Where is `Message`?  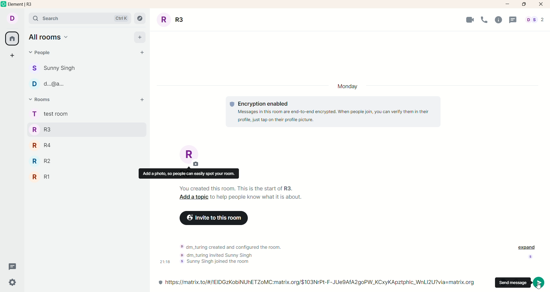
Message is located at coordinates (514, 19).